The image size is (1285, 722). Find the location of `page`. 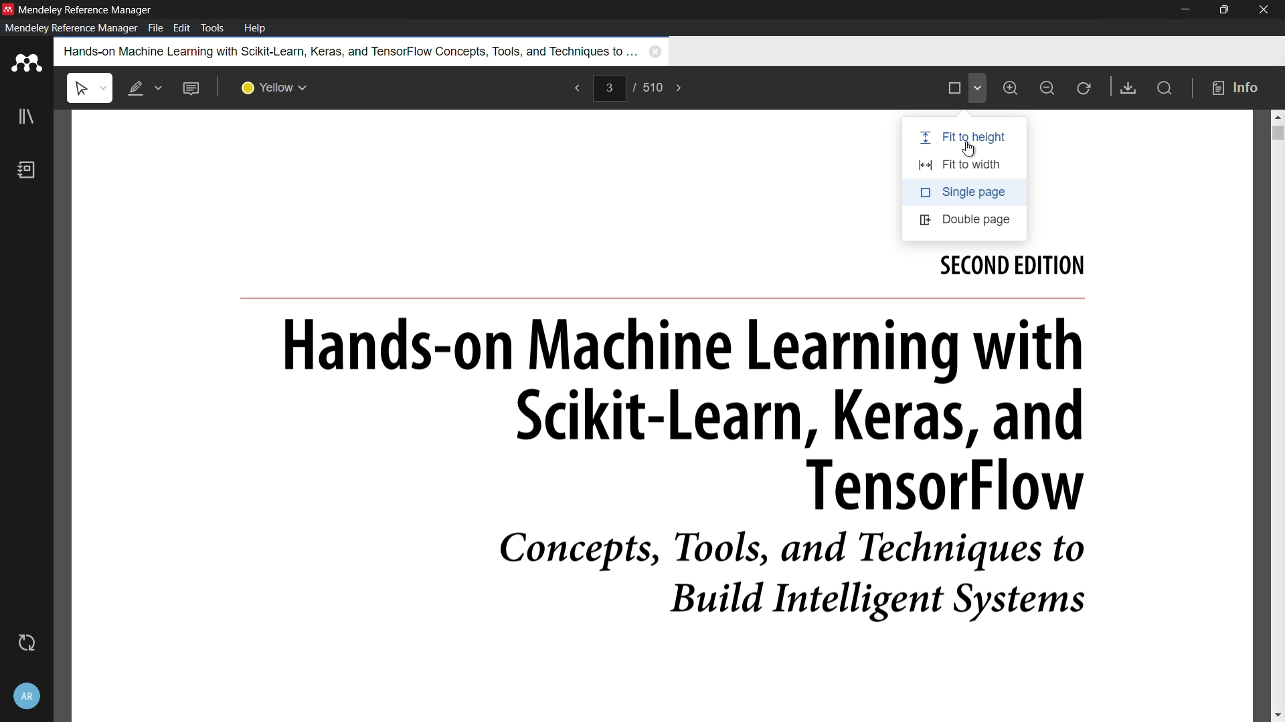

page is located at coordinates (663, 484).